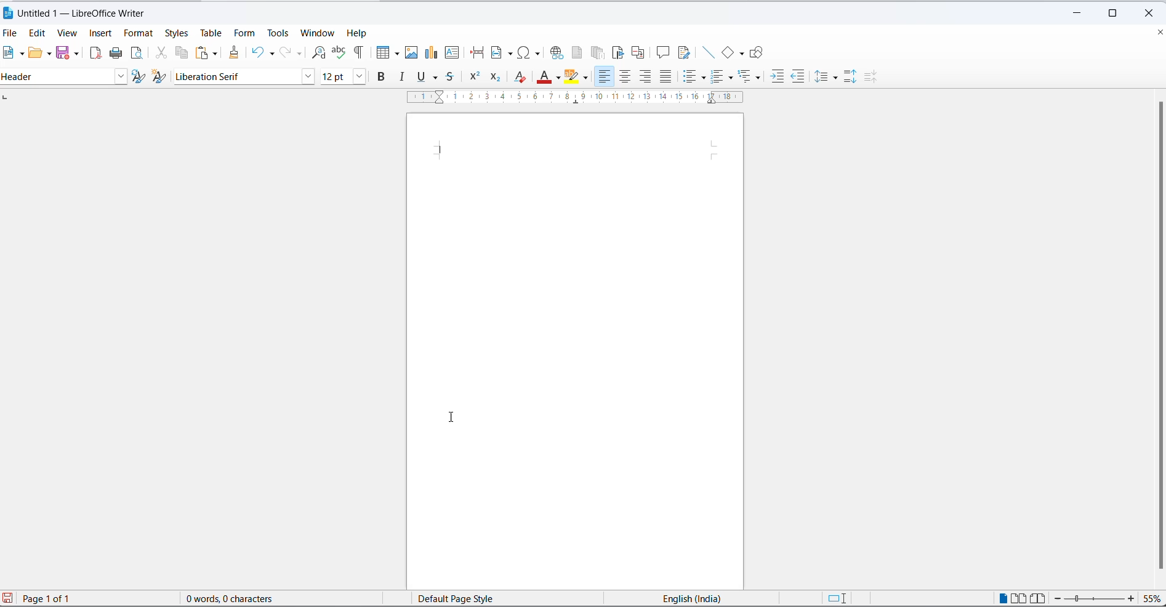  Describe the element at coordinates (380, 52) in the screenshot. I see `insert table` at that location.